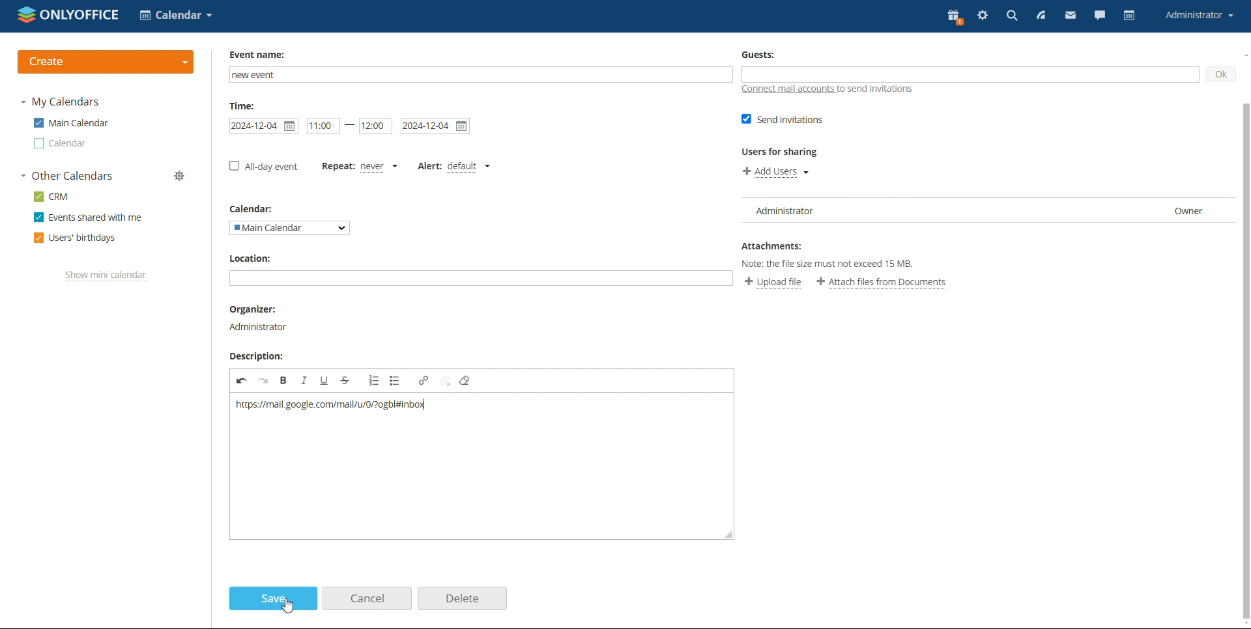 The height and width of the screenshot is (629, 1251). What do you see at coordinates (829, 266) in the screenshot?
I see `Note: the file size must not exceed 15 MB.` at bounding box center [829, 266].